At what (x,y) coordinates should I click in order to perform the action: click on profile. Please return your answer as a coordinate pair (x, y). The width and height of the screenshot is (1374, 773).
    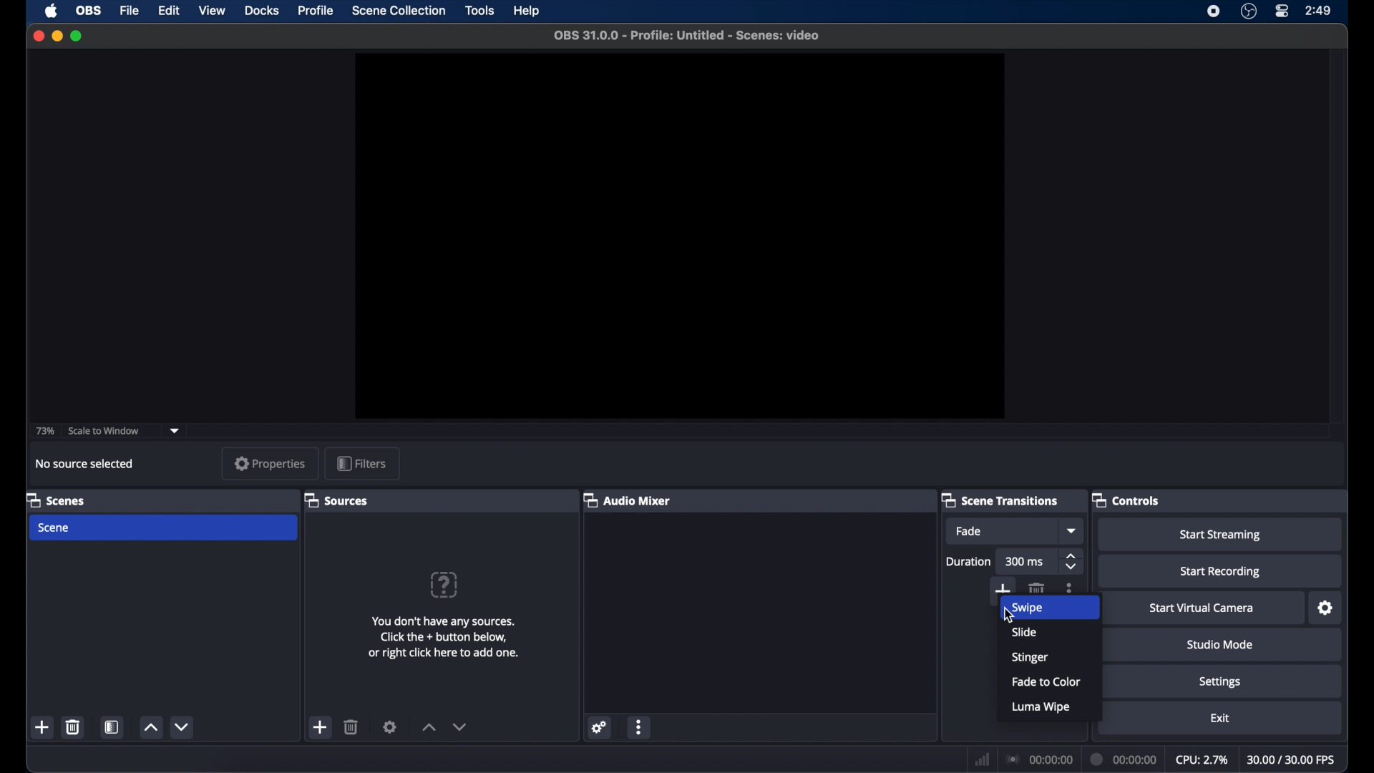
    Looking at the image, I should click on (316, 11).